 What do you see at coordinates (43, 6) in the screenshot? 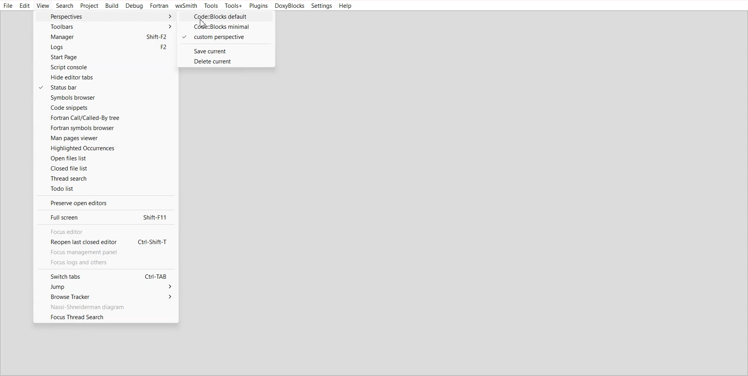
I see `View` at bounding box center [43, 6].